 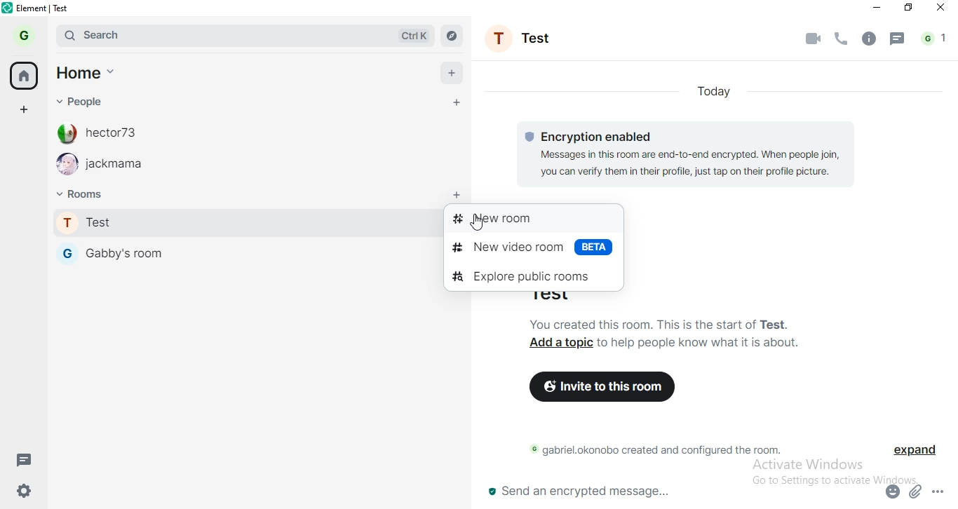 I want to click on home, so click(x=24, y=73).